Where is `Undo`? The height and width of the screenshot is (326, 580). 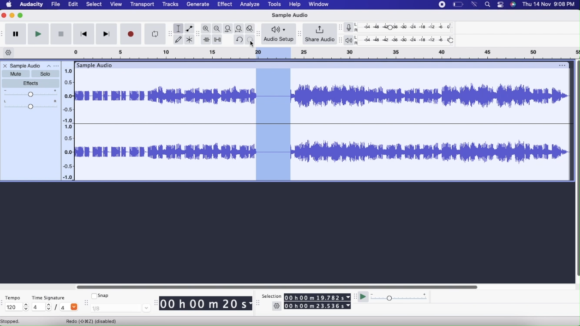
Undo is located at coordinates (239, 40).